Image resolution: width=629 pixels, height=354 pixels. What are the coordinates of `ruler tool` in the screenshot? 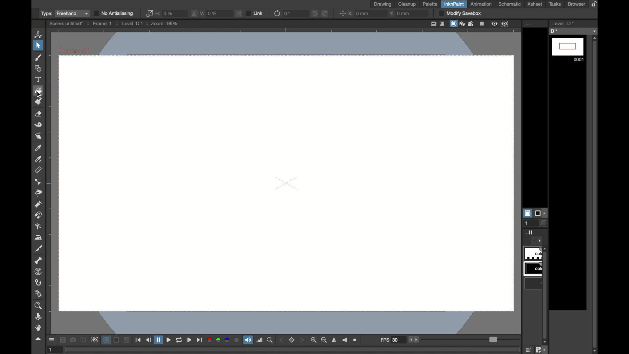 It's located at (38, 170).